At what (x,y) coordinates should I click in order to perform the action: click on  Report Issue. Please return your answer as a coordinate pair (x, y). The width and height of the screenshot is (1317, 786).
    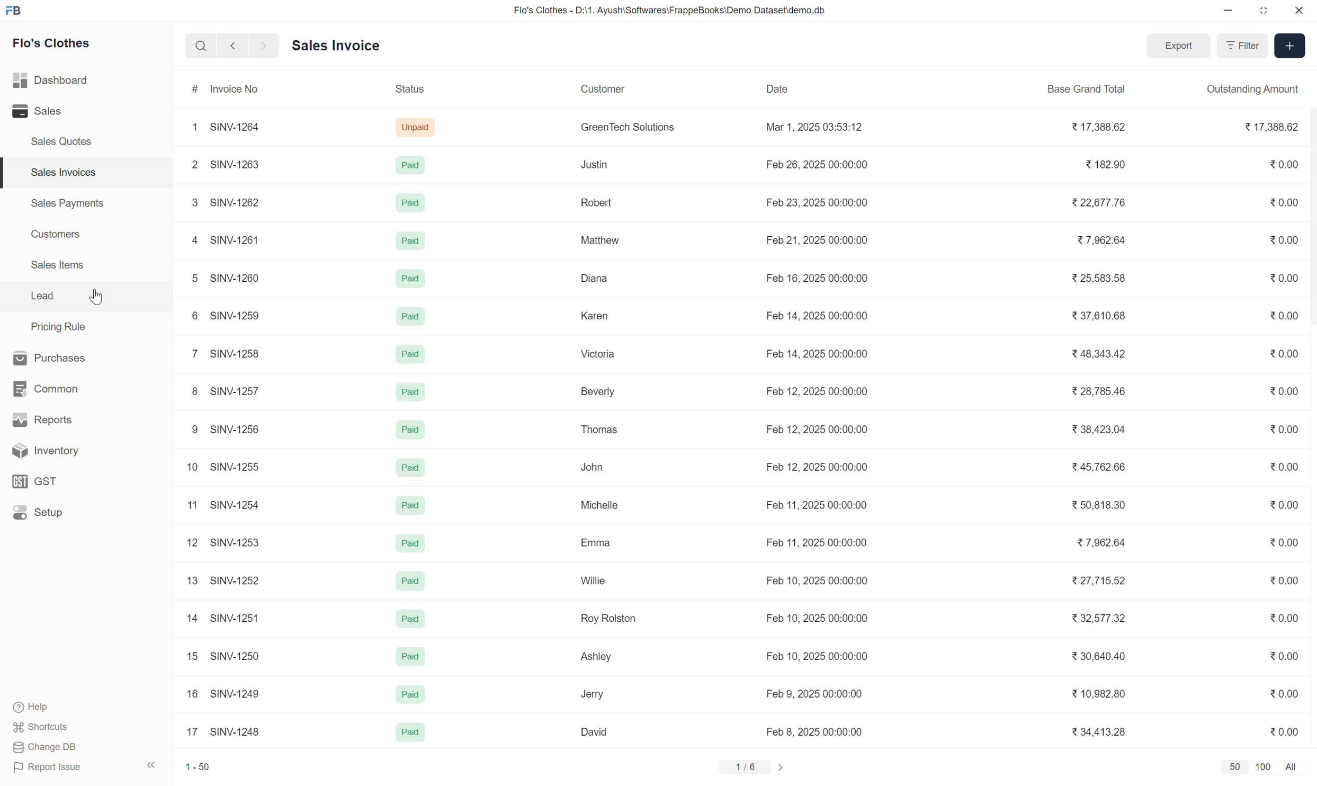
    Looking at the image, I should click on (49, 767).